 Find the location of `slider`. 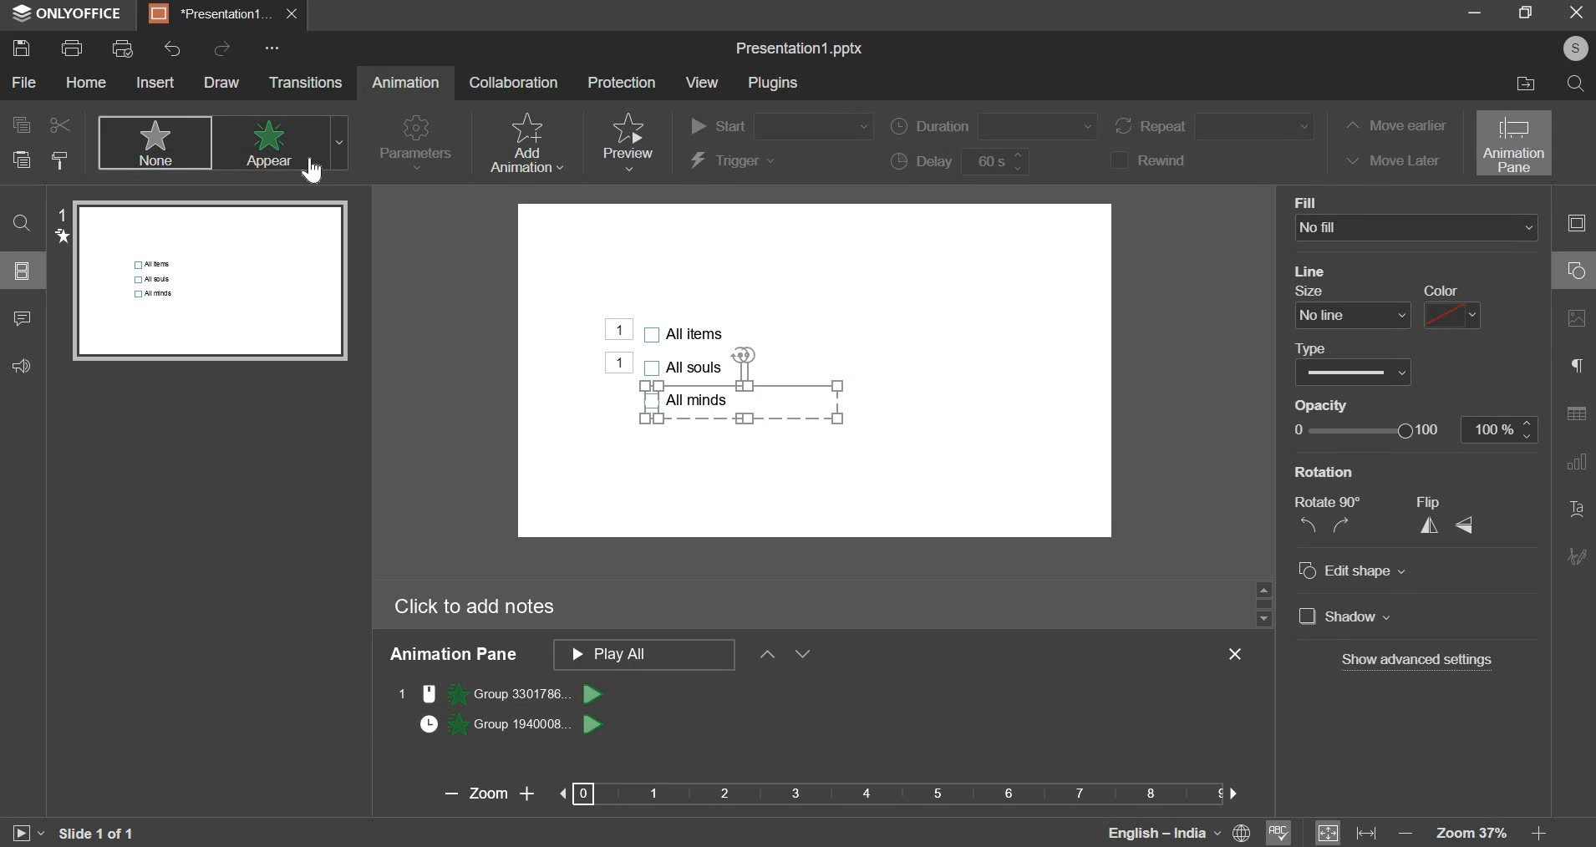

slider is located at coordinates (1263, 602).